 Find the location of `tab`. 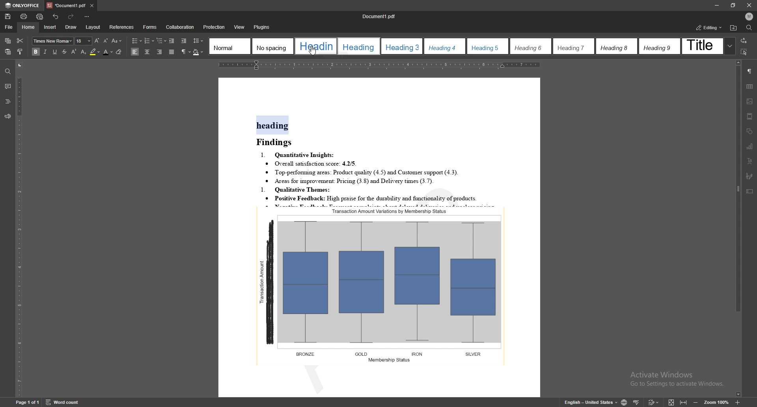

tab is located at coordinates (66, 5).